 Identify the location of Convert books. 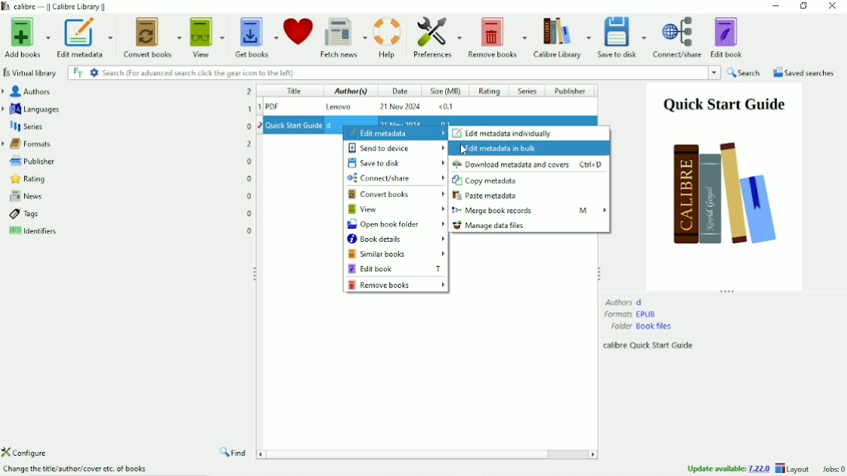
(397, 195).